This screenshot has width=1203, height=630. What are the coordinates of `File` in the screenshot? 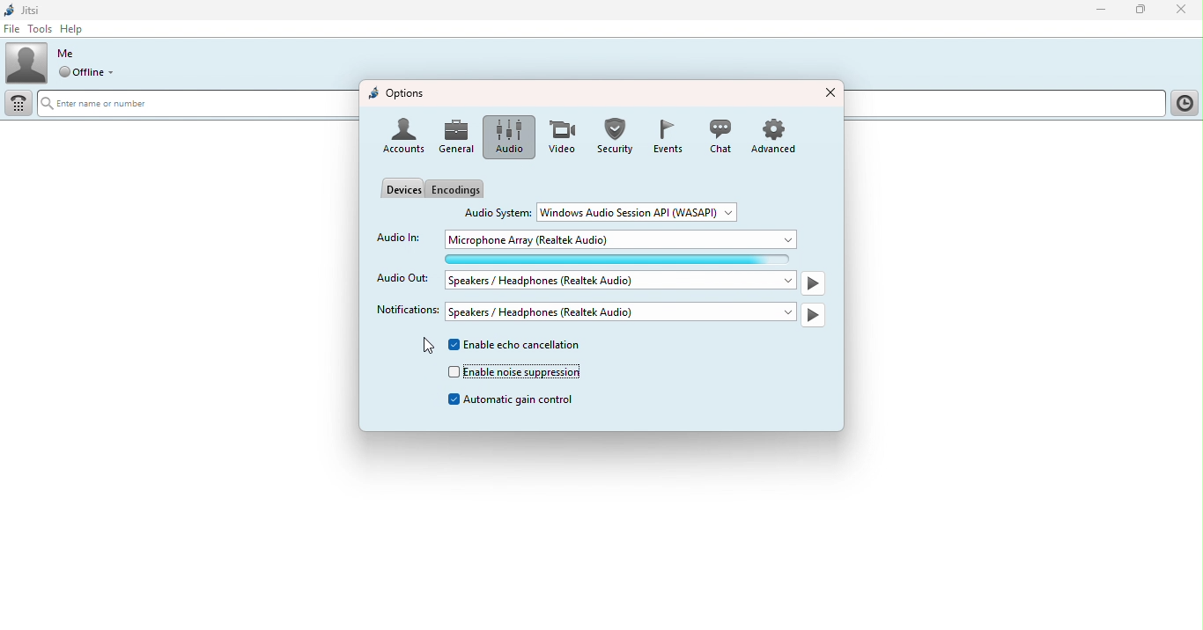 It's located at (12, 29).